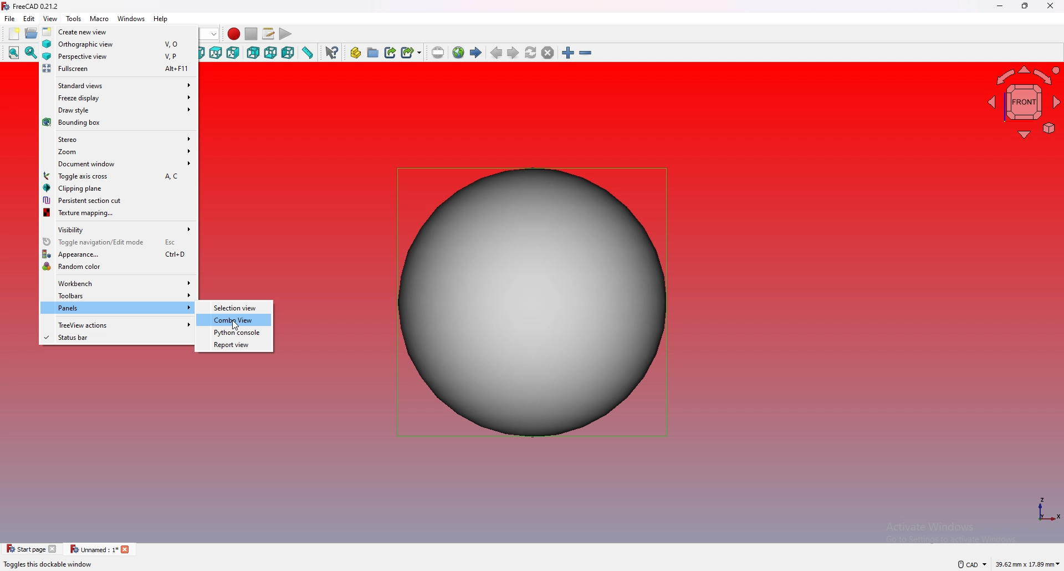 This screenshot has height=571, width=1064. I want to click on execute macro, so click(285, 34).